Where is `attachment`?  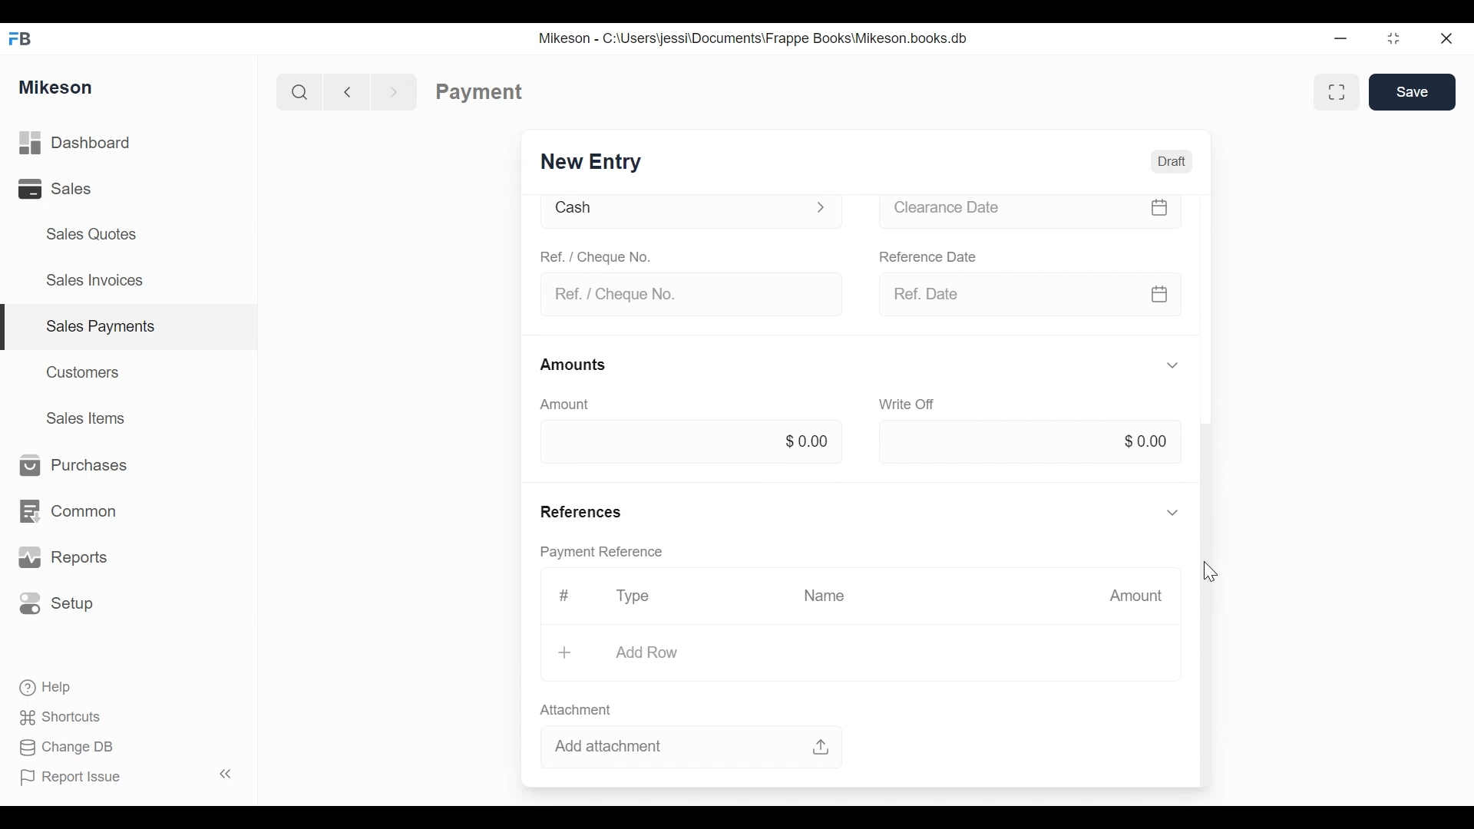
attachment is located at coordinates (578, 710).